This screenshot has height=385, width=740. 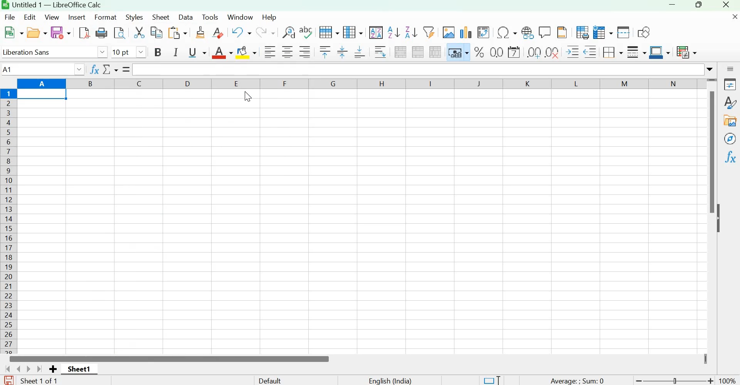 I want to click on Format as currency, so click(x=457, y=52).